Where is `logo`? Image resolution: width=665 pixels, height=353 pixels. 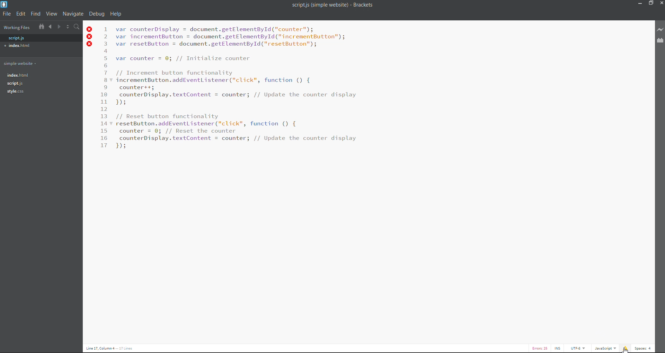 logo is located at coordinates (6, 4).